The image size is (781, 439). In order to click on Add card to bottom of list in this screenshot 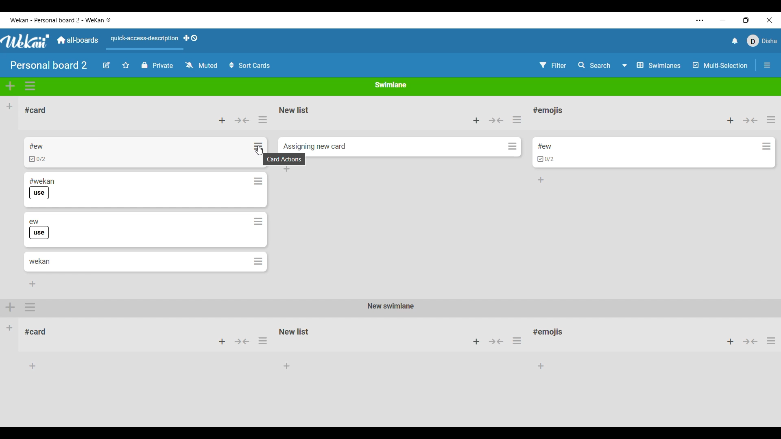, I will do `click(541, 180)`.